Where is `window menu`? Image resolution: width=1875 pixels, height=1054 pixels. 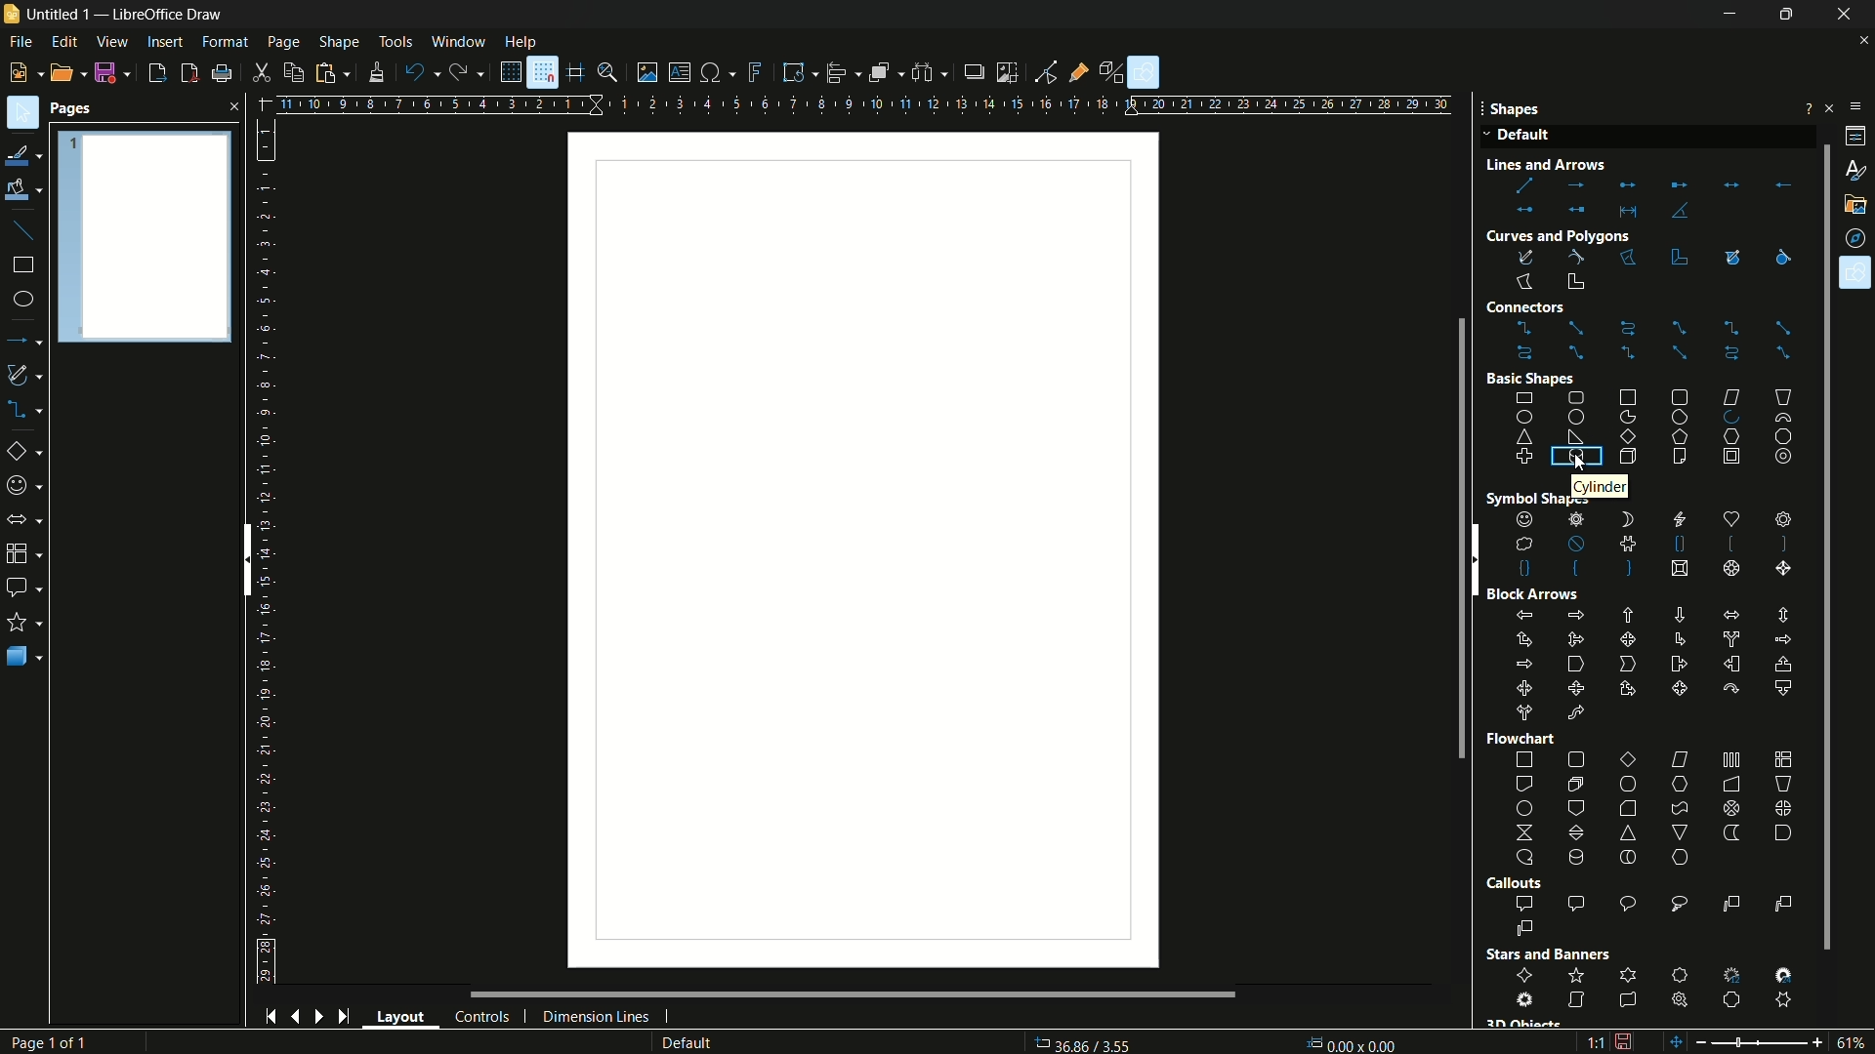 window menu is located at coordinates (457, 41).